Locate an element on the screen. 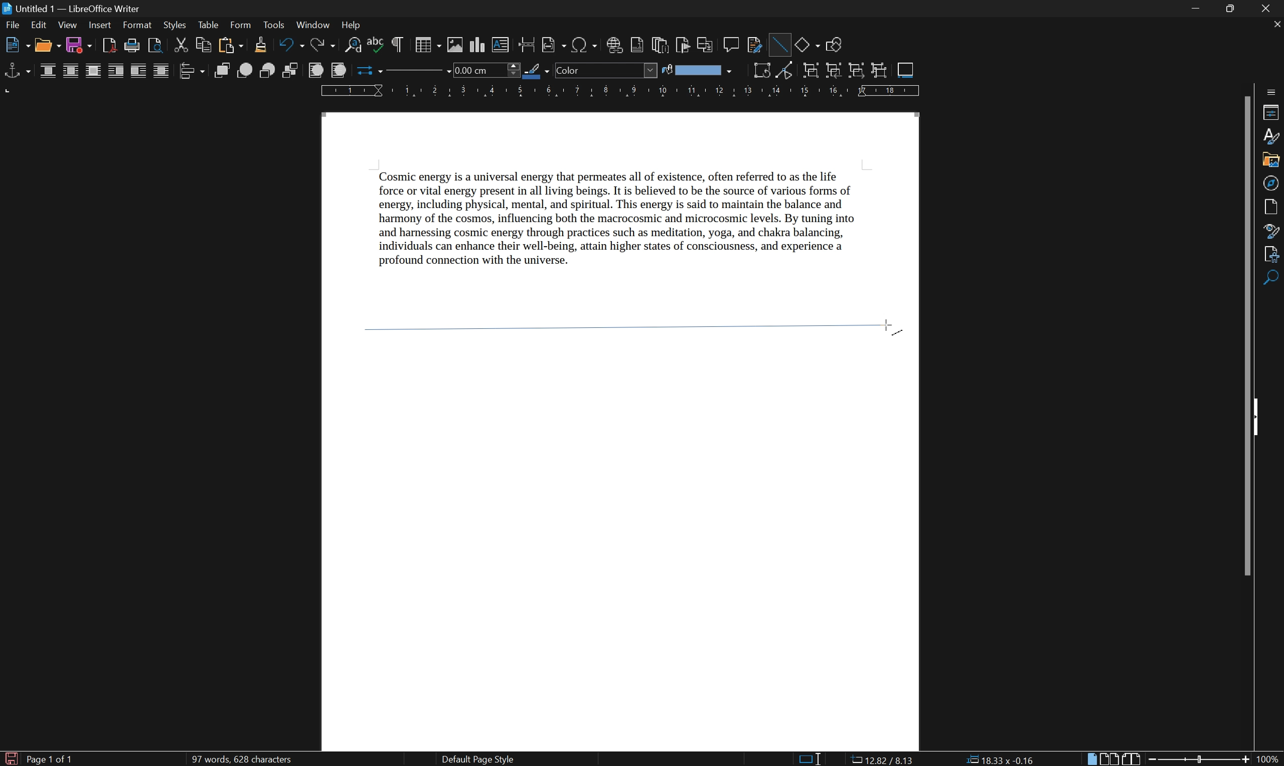 The width and height of the screenshot is (1284, 766). before is located at coordinates (116, 72).